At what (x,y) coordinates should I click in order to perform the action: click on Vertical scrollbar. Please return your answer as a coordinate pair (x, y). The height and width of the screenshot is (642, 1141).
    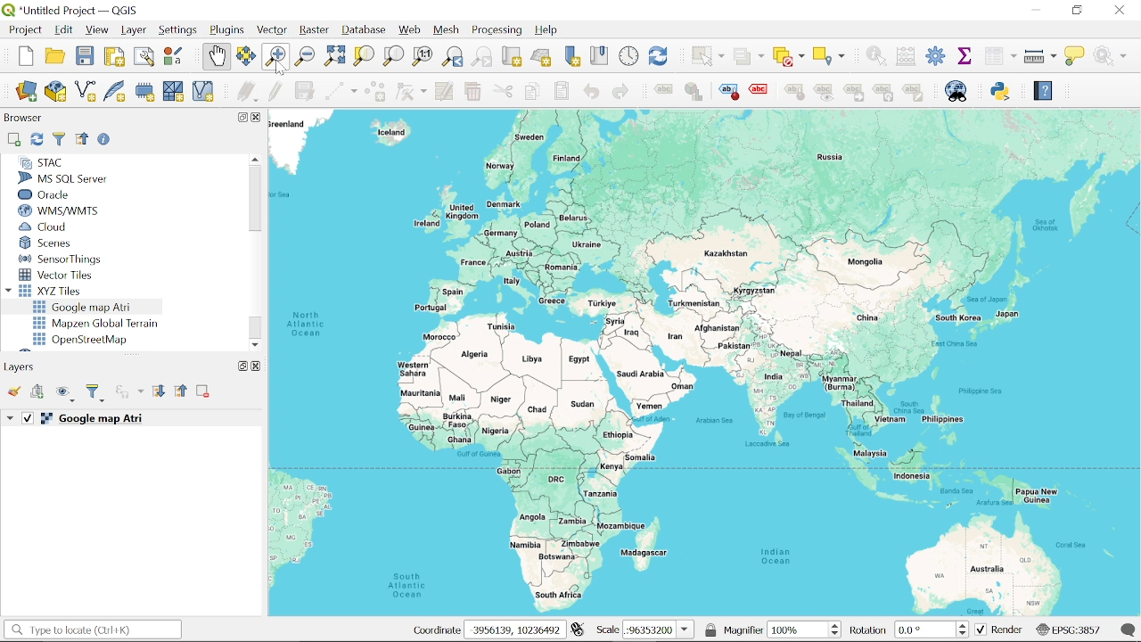
    Looking at the image, I should click on (254, 200).